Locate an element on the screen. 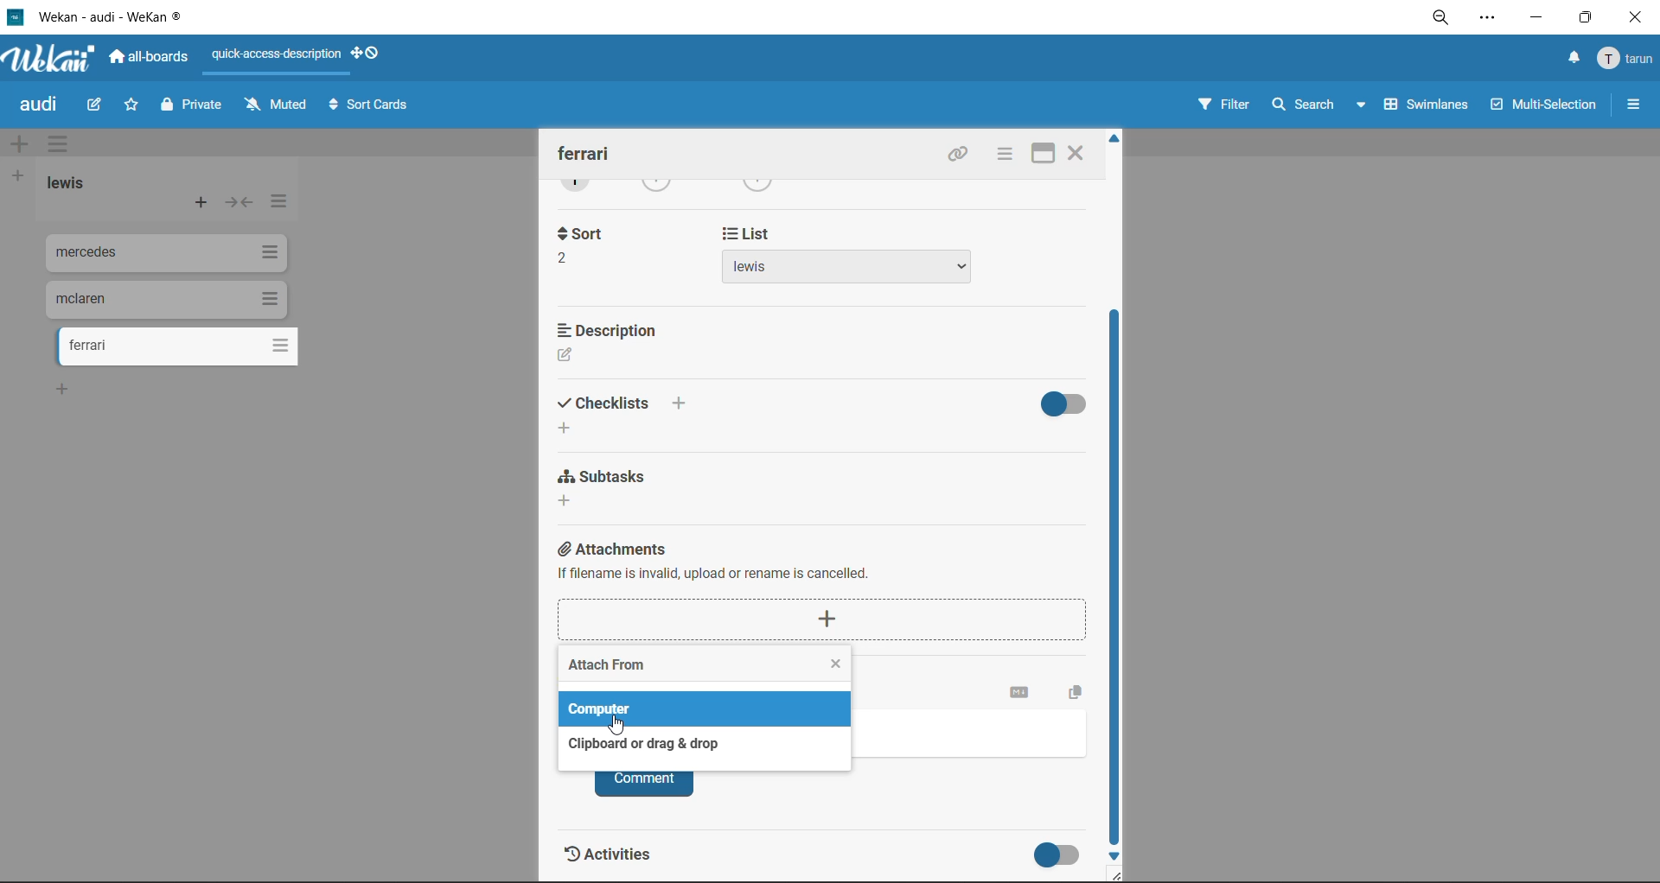 Image resolution: width=1660 pixels, height=883 pixels. all boards is located at coordinates (150, 60).